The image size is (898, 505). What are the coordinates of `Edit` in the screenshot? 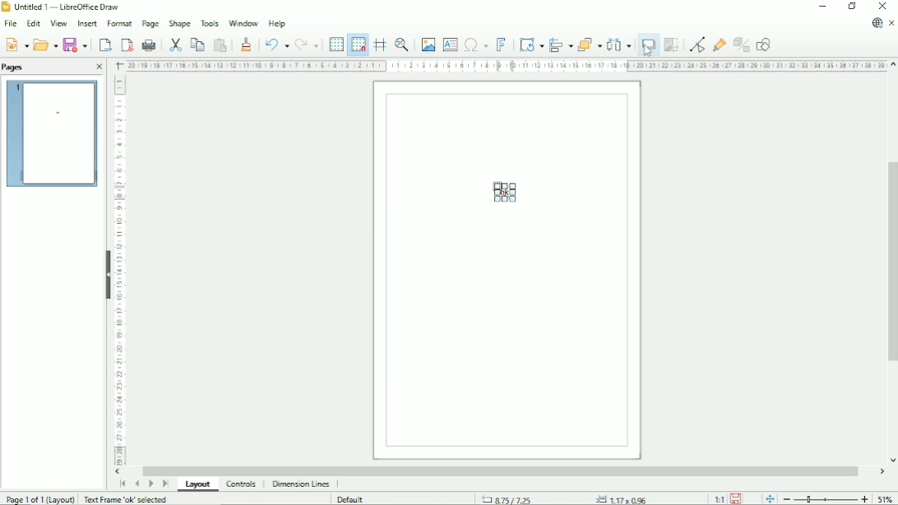 It's located at (33, 23).